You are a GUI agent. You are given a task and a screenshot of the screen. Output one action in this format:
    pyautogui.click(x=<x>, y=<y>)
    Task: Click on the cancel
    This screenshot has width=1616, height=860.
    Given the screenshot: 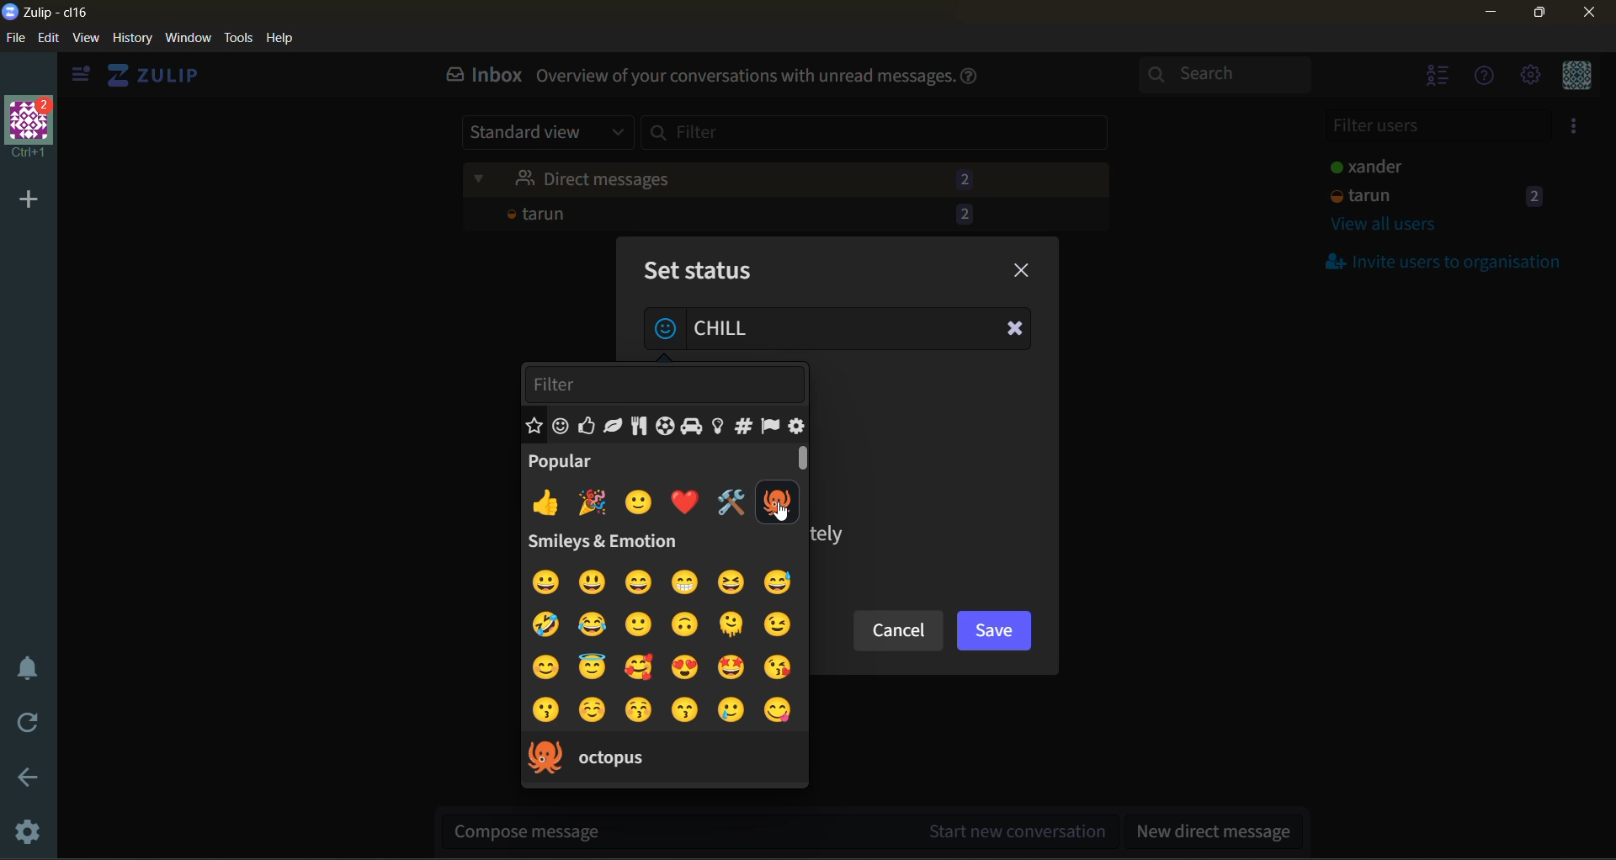 What is the action you would take?
    pyautogui.click(x=898, y=634)
    